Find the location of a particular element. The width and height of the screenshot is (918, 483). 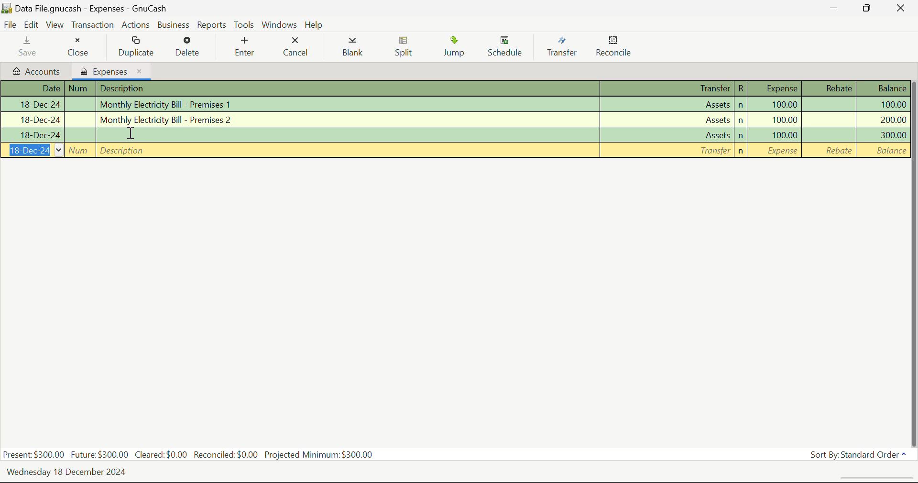

Transfer is located at coordinates (564, 48).